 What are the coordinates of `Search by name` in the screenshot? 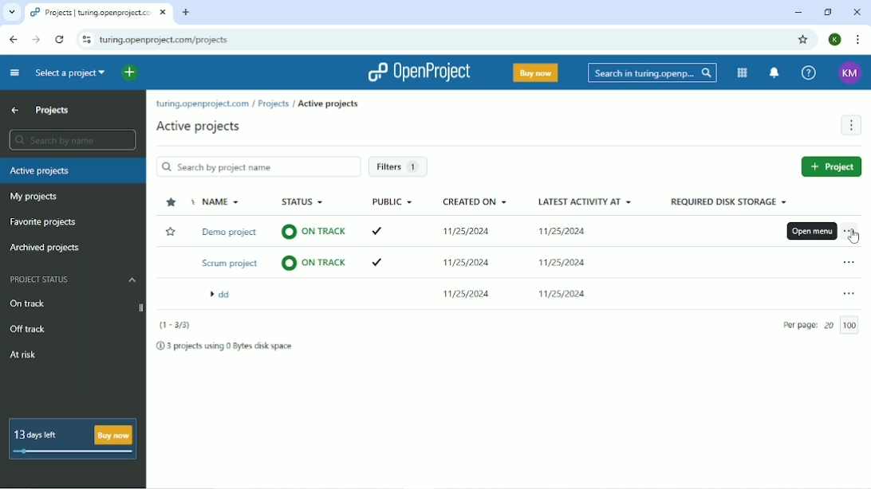 It's located at (71, 140).